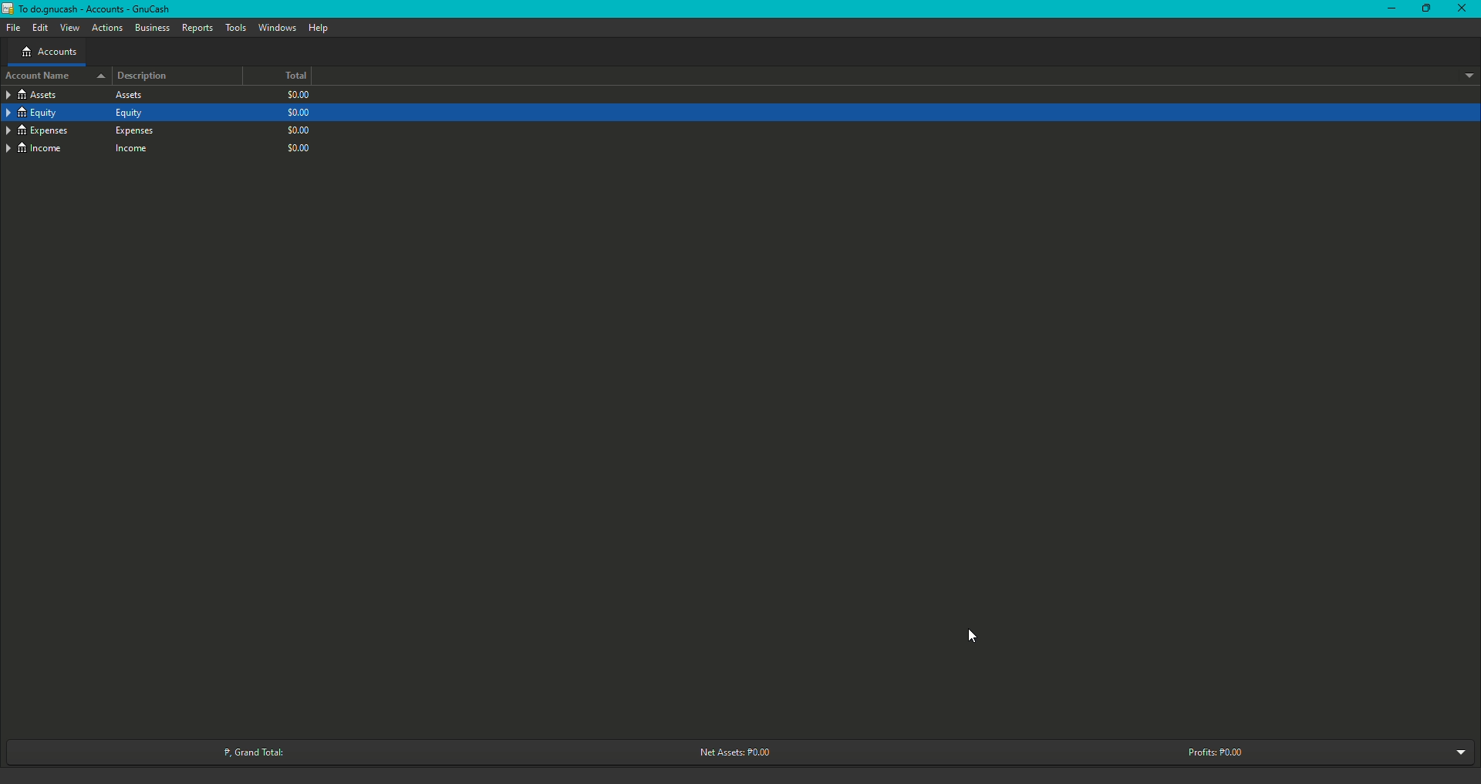  Describe the element at coordinates (49, 51) in the screenshot. I see `Accounts` at that location.